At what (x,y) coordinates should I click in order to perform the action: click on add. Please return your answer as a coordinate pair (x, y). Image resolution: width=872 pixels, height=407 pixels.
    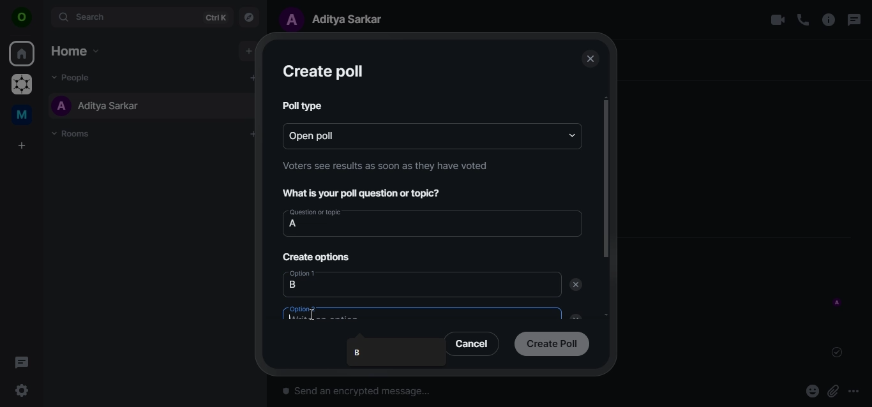
    Looking at the image, I should click on (248, 51).